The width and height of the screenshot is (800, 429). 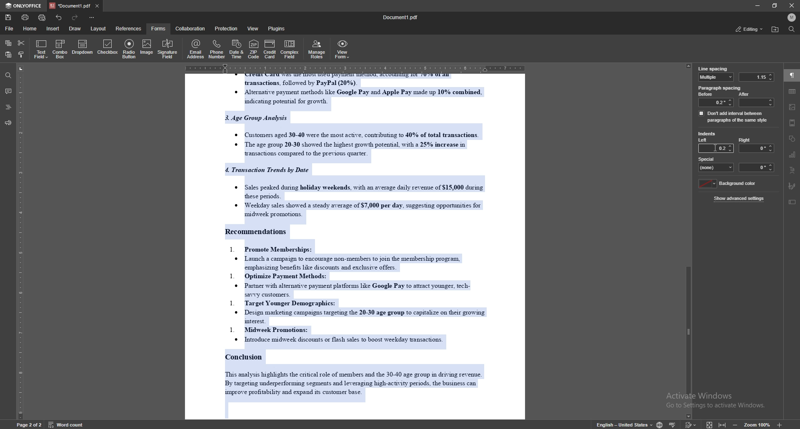 I want to click on right indent, so click(x=756, y=145).